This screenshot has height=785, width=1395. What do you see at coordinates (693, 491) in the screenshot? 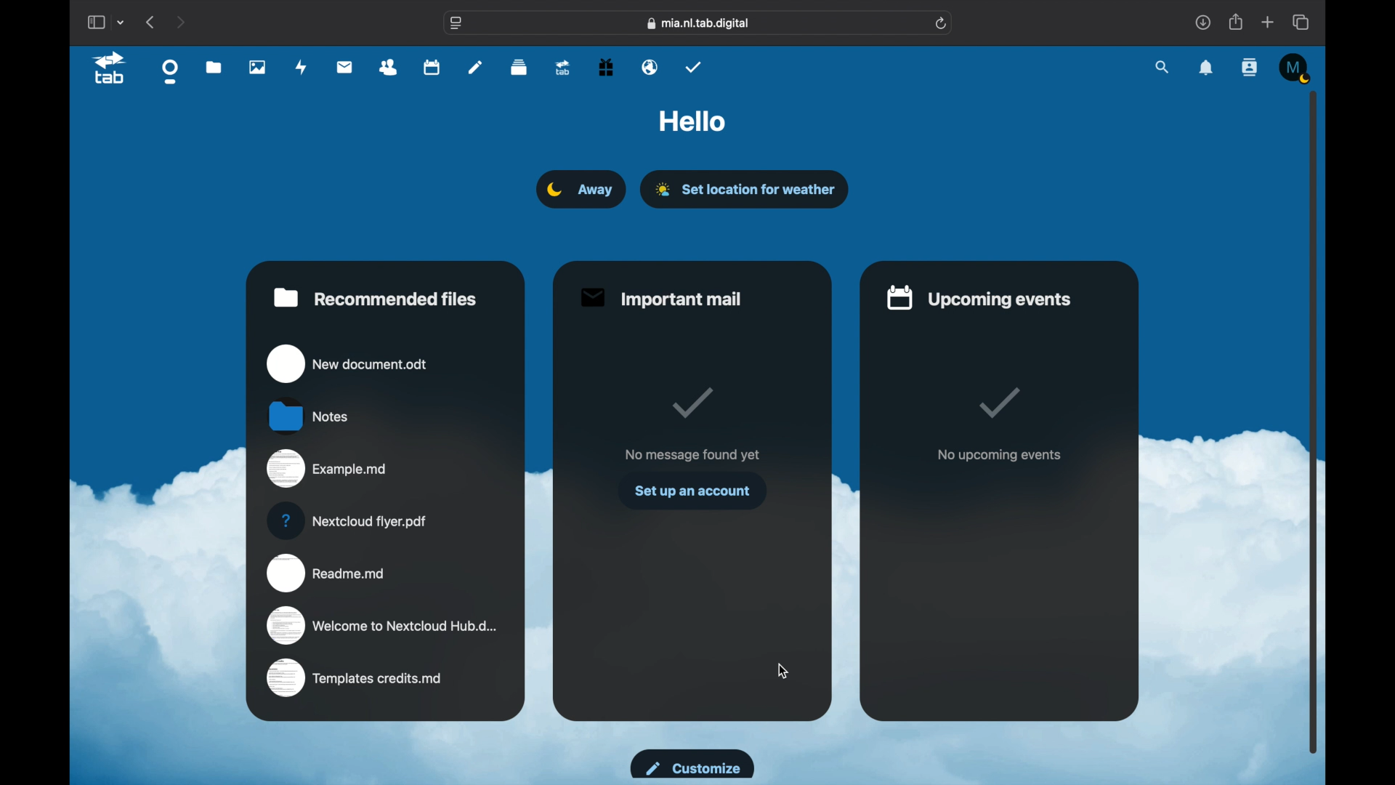
I see `set up an account` at bounding box center [693, 491].